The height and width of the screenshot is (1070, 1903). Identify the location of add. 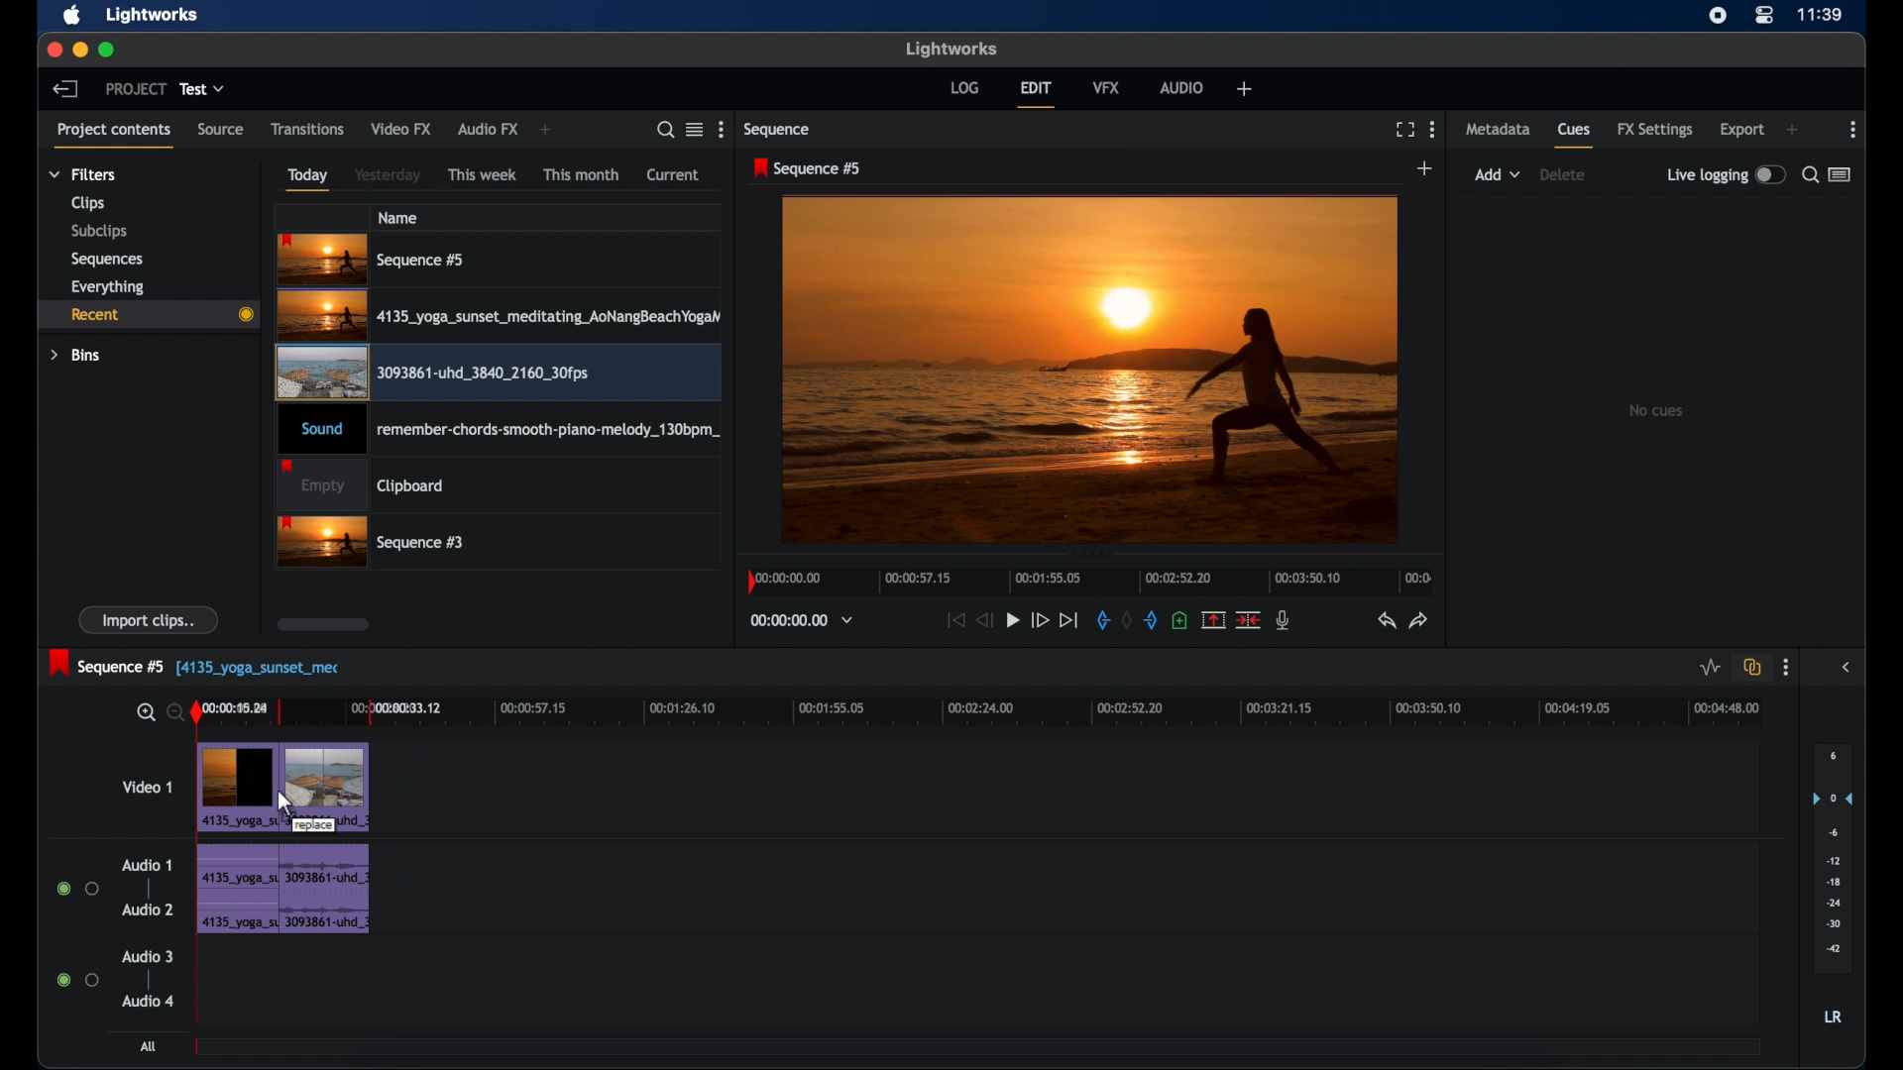
(1244, 88).